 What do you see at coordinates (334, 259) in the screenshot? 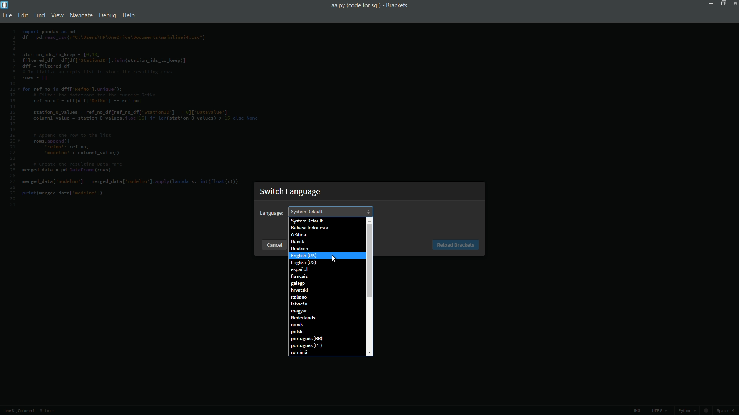
I see `cursor` at bounding box center [334, 259].